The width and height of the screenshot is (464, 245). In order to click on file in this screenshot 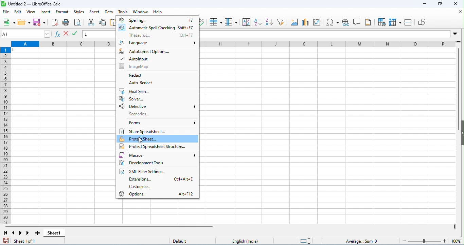, I will do `click(6, 12)`.